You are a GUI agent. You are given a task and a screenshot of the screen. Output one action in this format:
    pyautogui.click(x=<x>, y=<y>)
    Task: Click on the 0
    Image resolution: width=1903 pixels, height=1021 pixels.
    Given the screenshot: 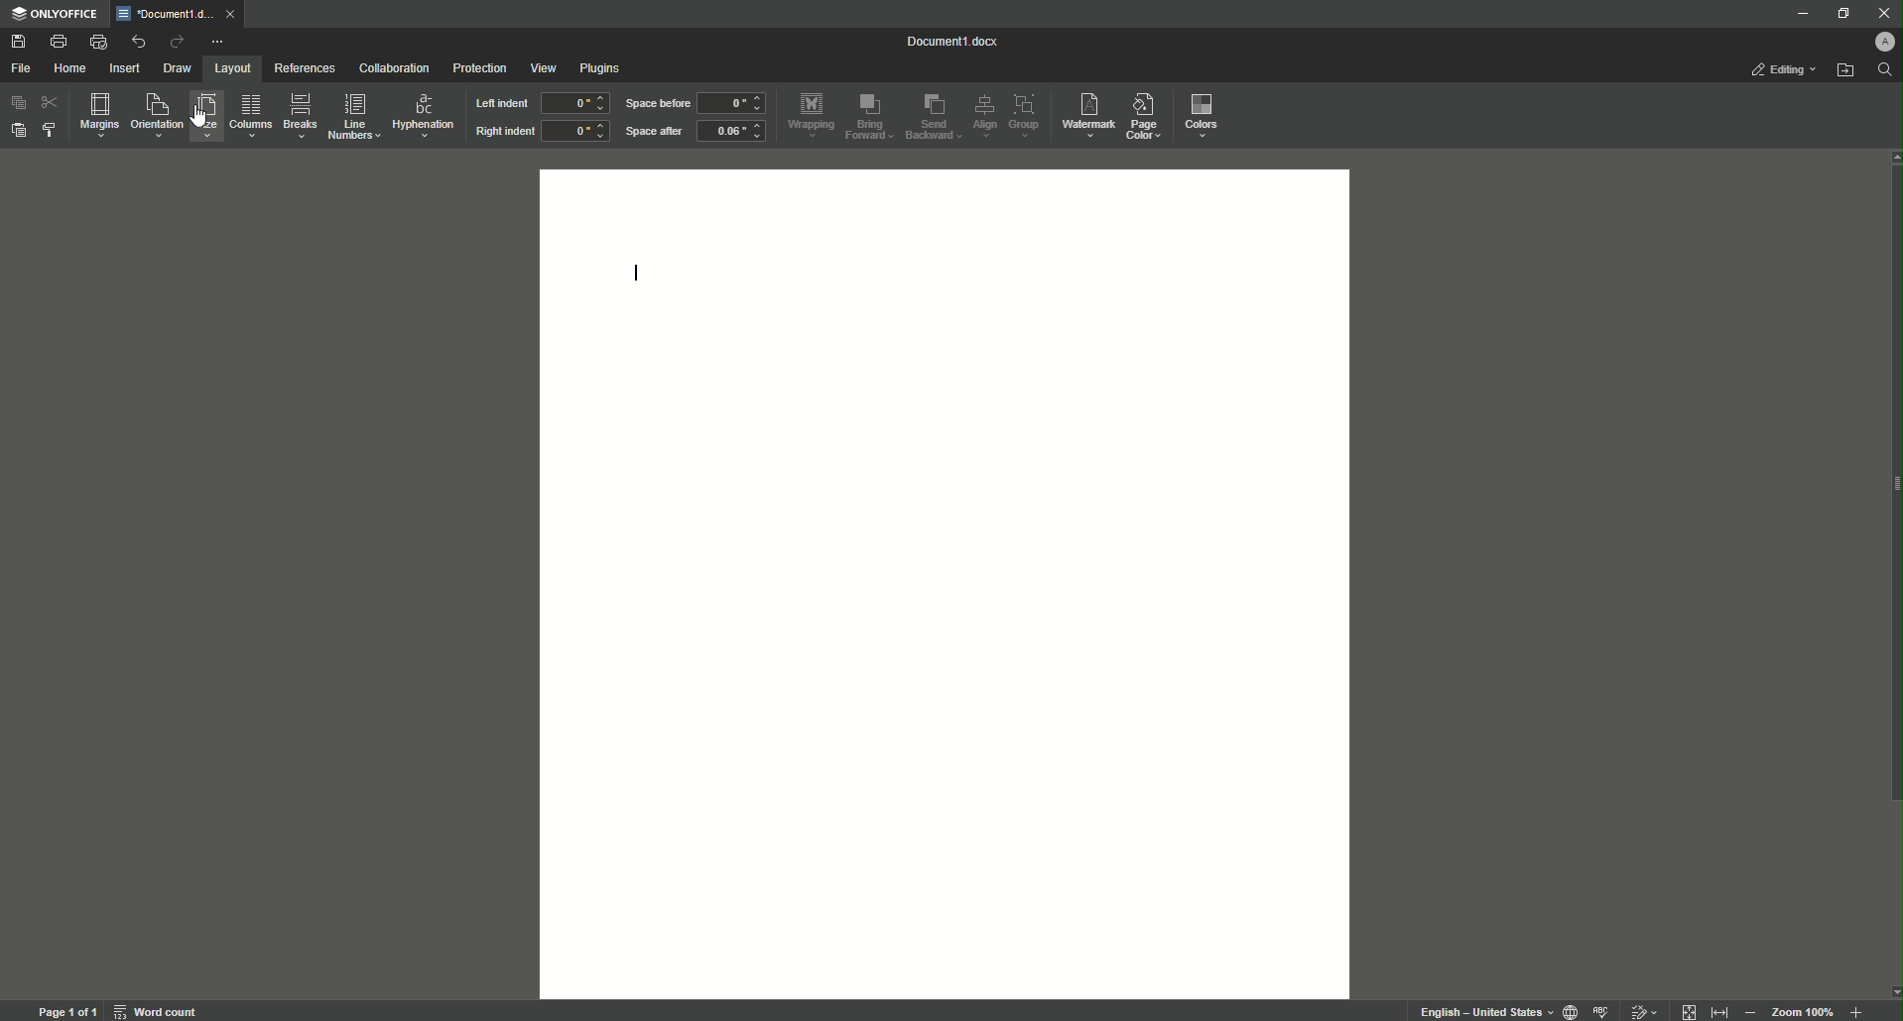 What is the action you would take?
    pyautogui.click(x=575, y=134)
    